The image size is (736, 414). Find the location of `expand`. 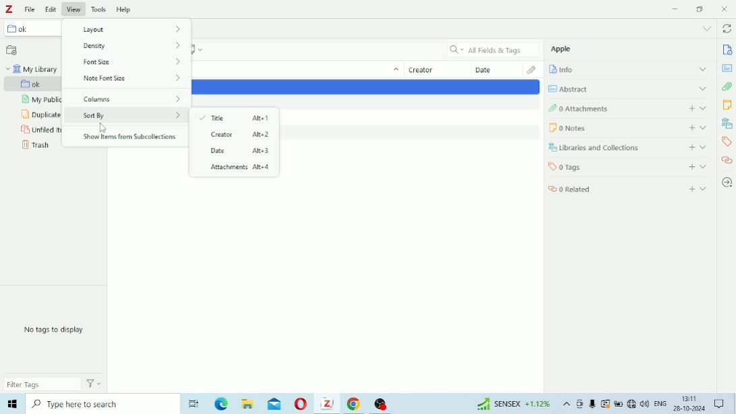

expand is located at coordinates (700, 68).